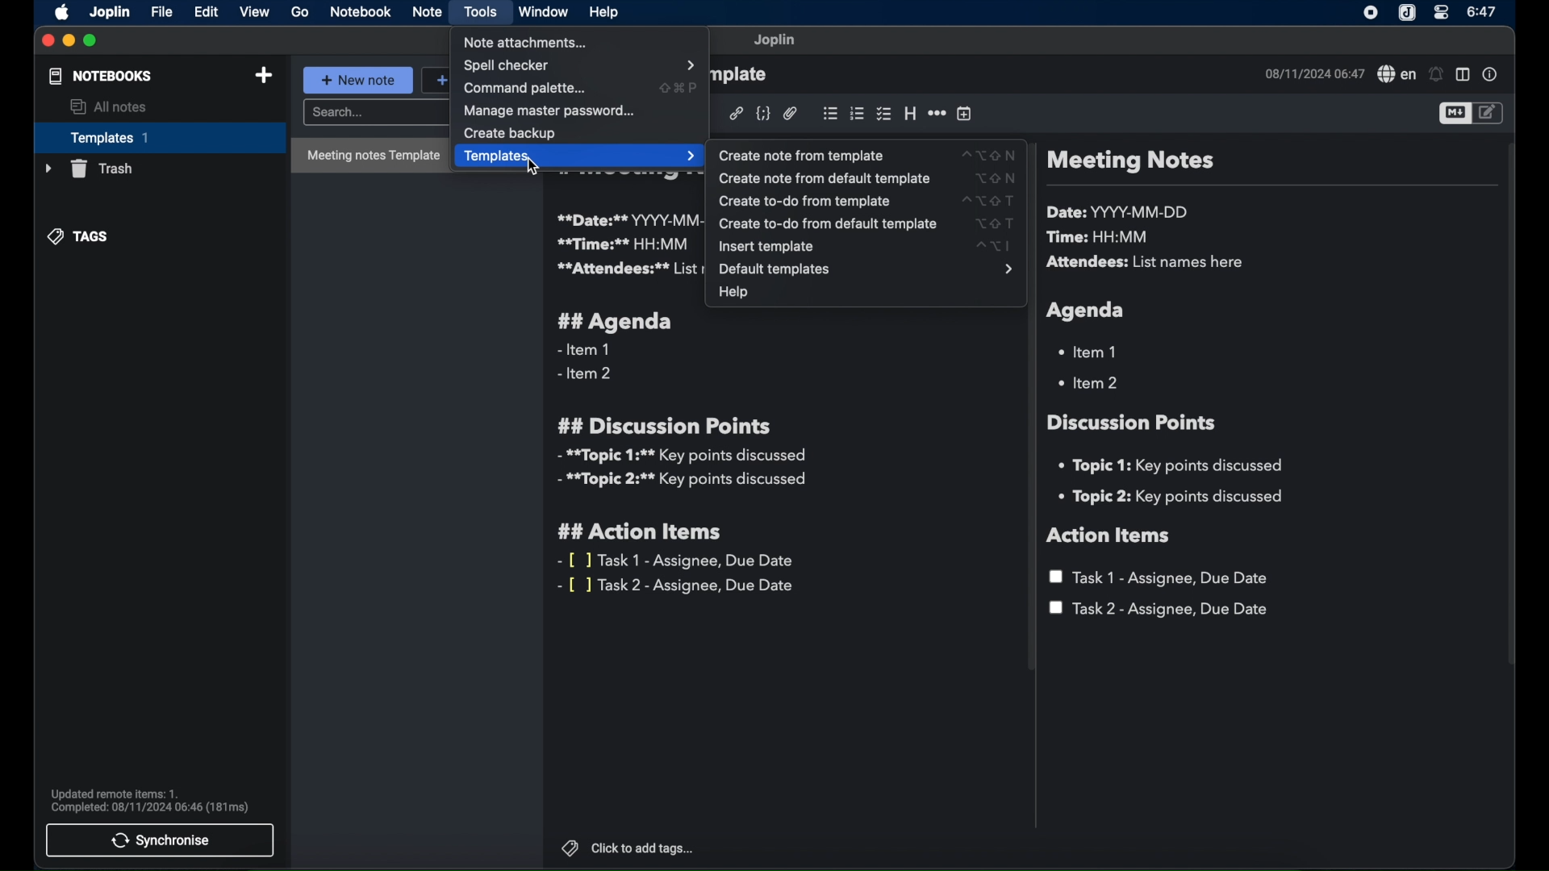  Describe the element at coordinates (764, 112) in the screenshot. I see `code` at that location.